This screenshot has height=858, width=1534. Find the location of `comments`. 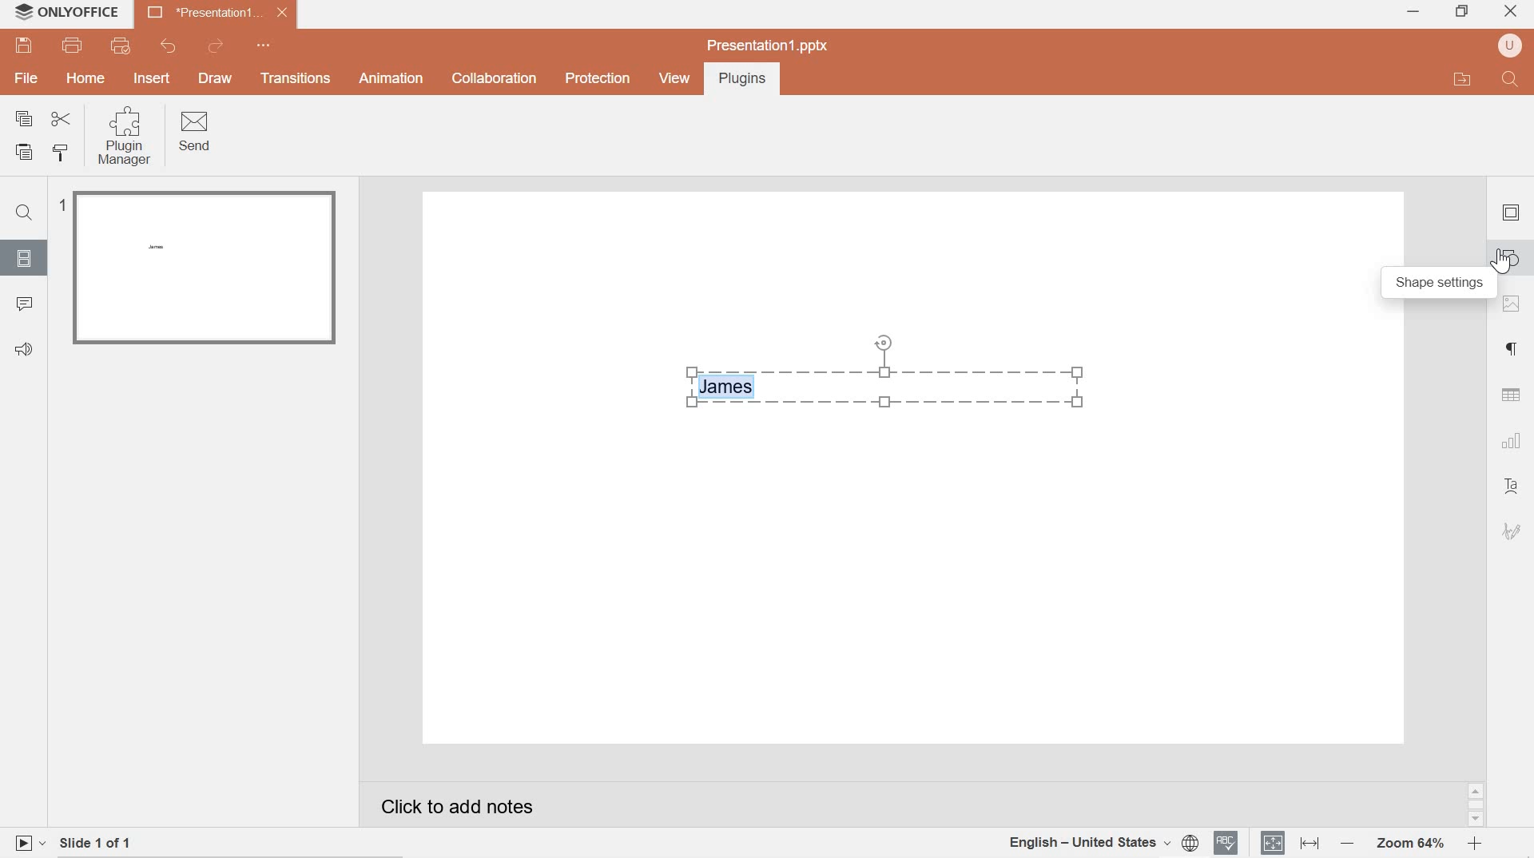

comments is located at coordinates (26, 305).